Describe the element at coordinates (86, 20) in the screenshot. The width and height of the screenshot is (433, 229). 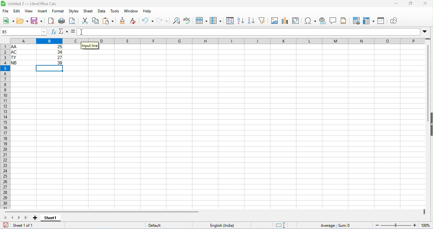
I see `cut` at that location.